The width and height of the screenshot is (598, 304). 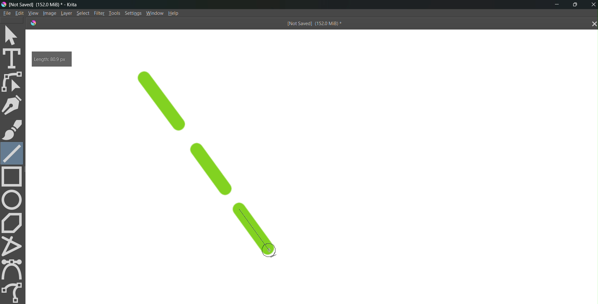 I want to click on Length, so click(x=55, y=59).